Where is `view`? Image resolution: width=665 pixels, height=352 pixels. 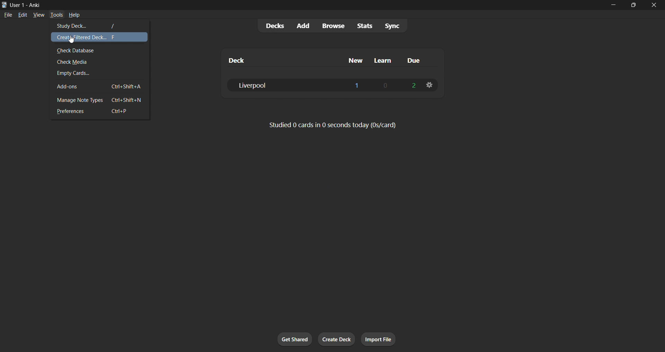
view is located at coordinates (38, 15).